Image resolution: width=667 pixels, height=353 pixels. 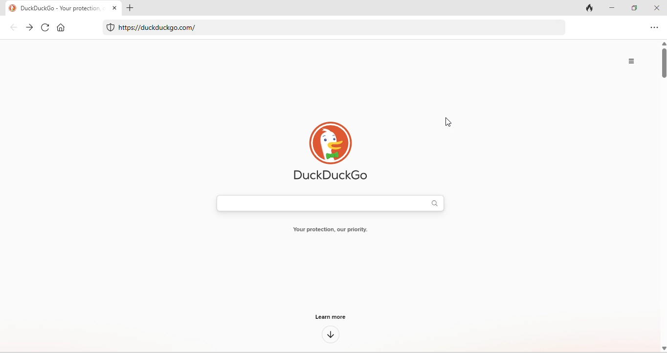 What do you see at coordinates (9, 27) in the screenshot?
I see `back` at bounding box center [9, 27].